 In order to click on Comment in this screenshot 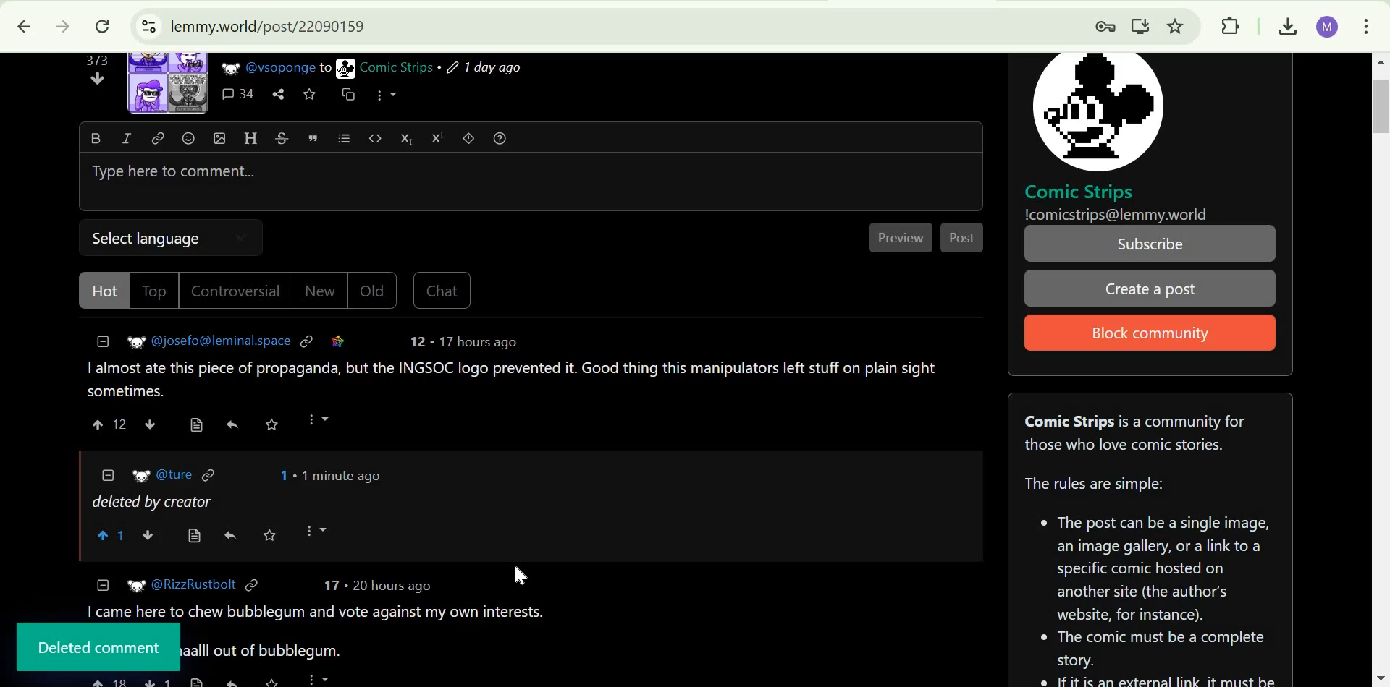, I will do `click(514, 380)`.